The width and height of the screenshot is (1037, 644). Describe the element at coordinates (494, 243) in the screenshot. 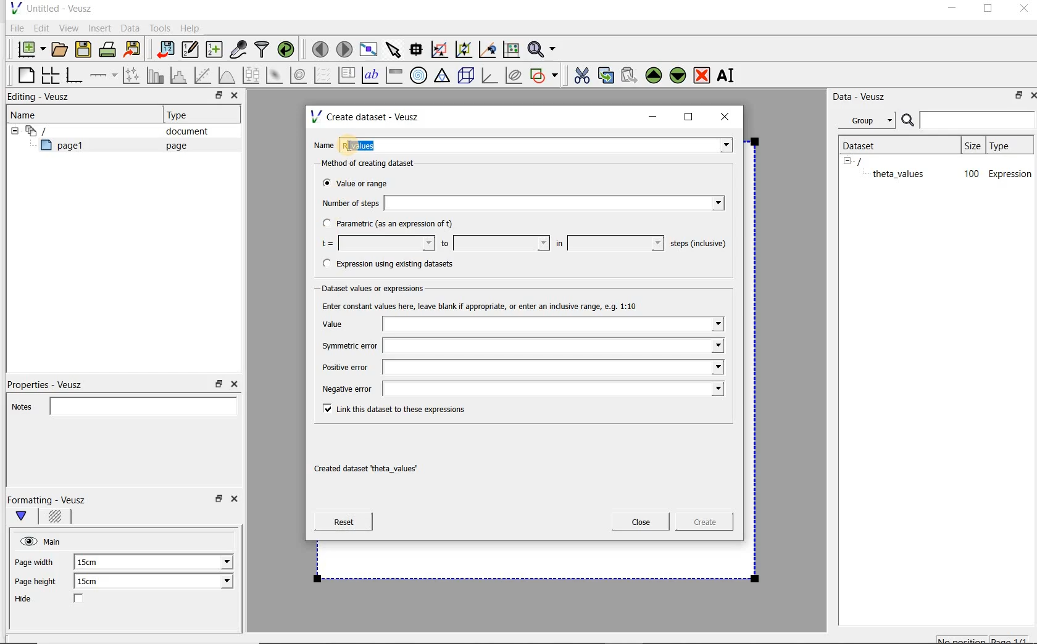

I see `to` at that location.